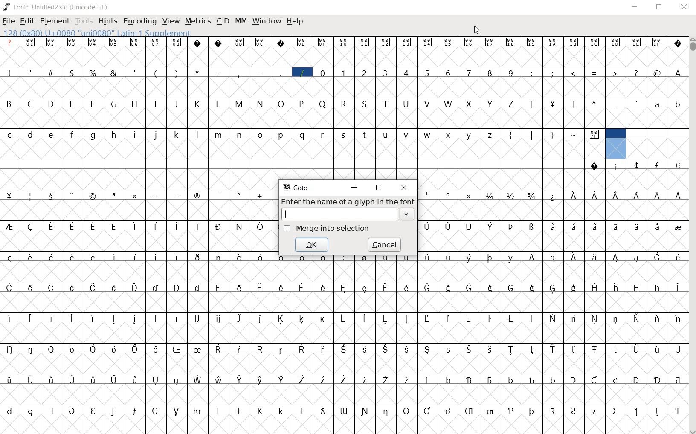 The image size is (696, 434). I want to click on Symbol, so click(240, 41).